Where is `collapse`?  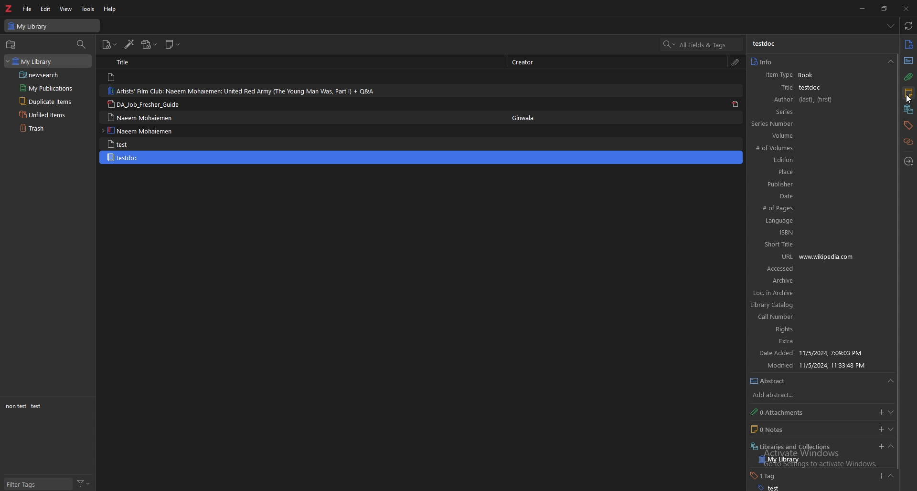 collapse is located at coordinates (891, 476).